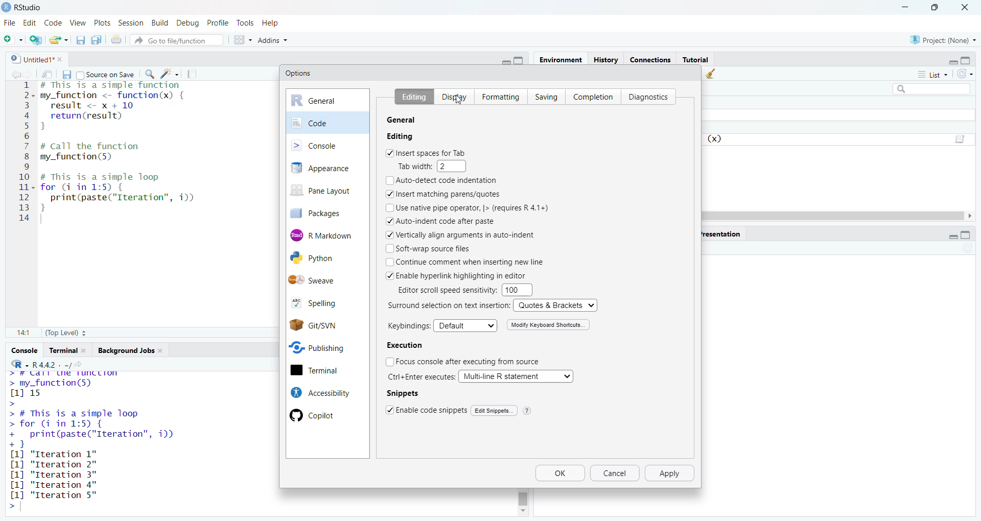  I want to click on Insert spaces for Tab, so click(436, 153).